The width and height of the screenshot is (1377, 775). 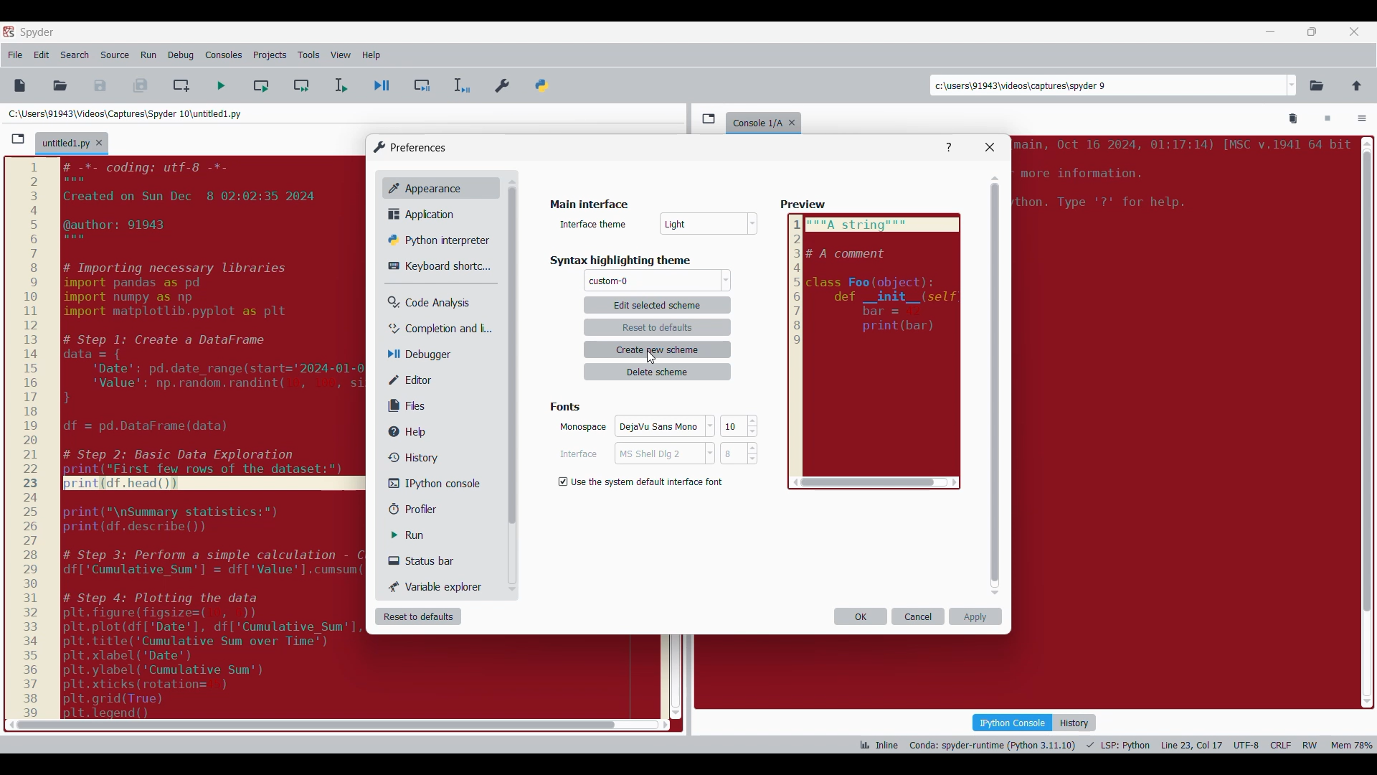 I want to click on Reset to defaults, so click(x=418, y=616).